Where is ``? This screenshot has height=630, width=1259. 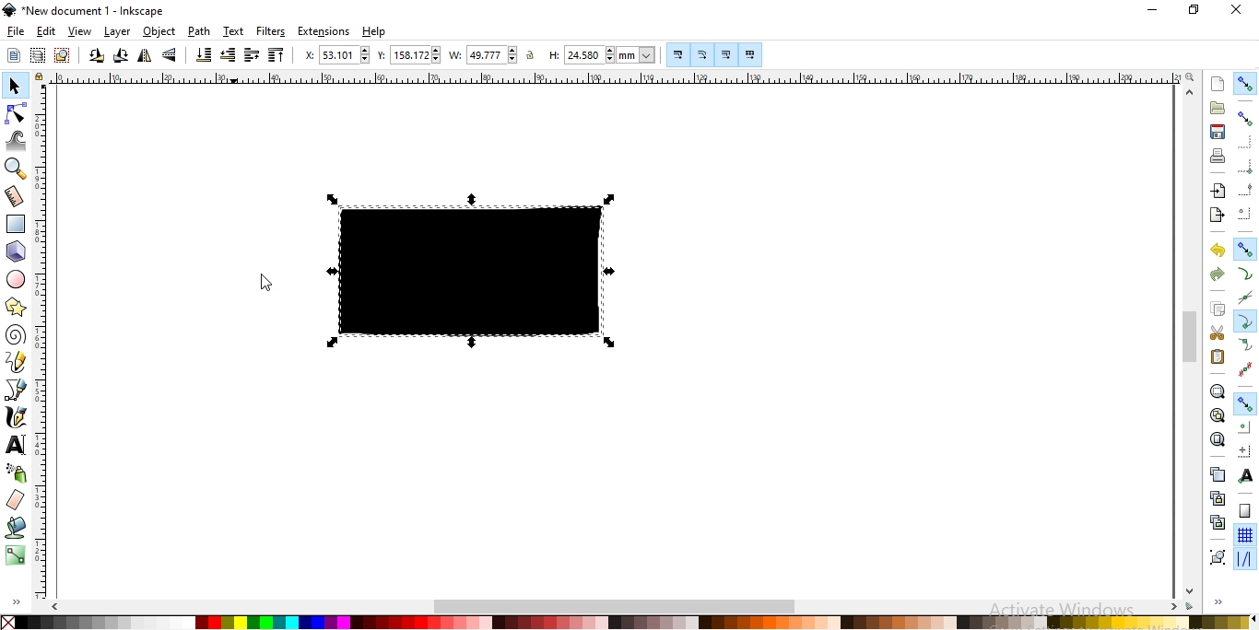  is located at coordinates (704, 53).